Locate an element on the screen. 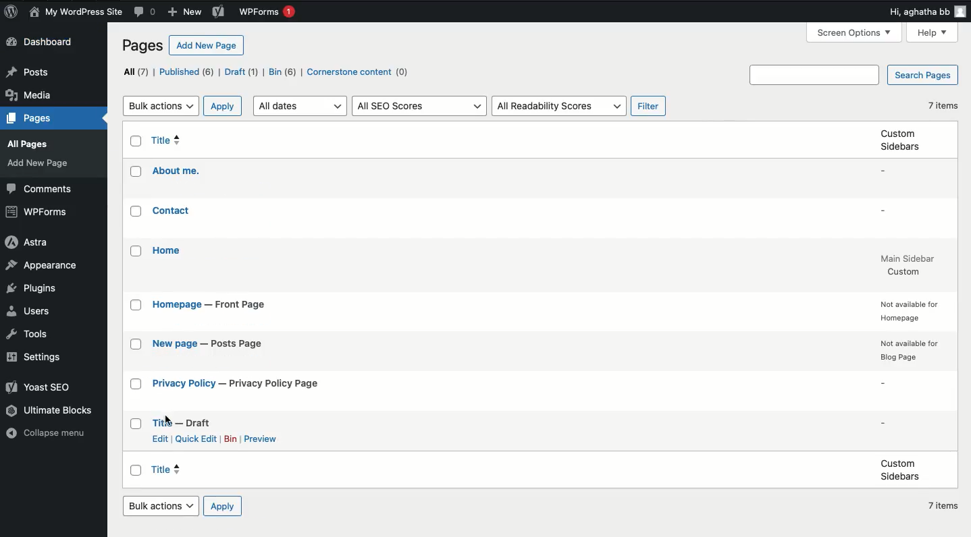  Title is located at coordinates (182, 423).